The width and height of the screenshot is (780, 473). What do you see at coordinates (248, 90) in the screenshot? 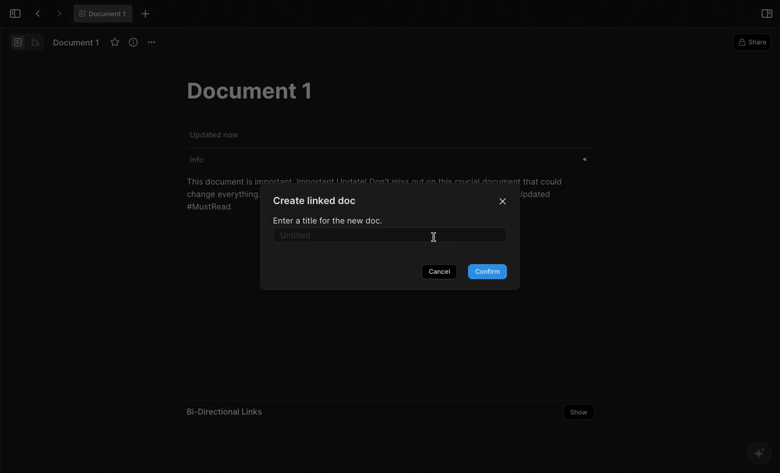
I see `Document 1` at bounding box center [248, 90].